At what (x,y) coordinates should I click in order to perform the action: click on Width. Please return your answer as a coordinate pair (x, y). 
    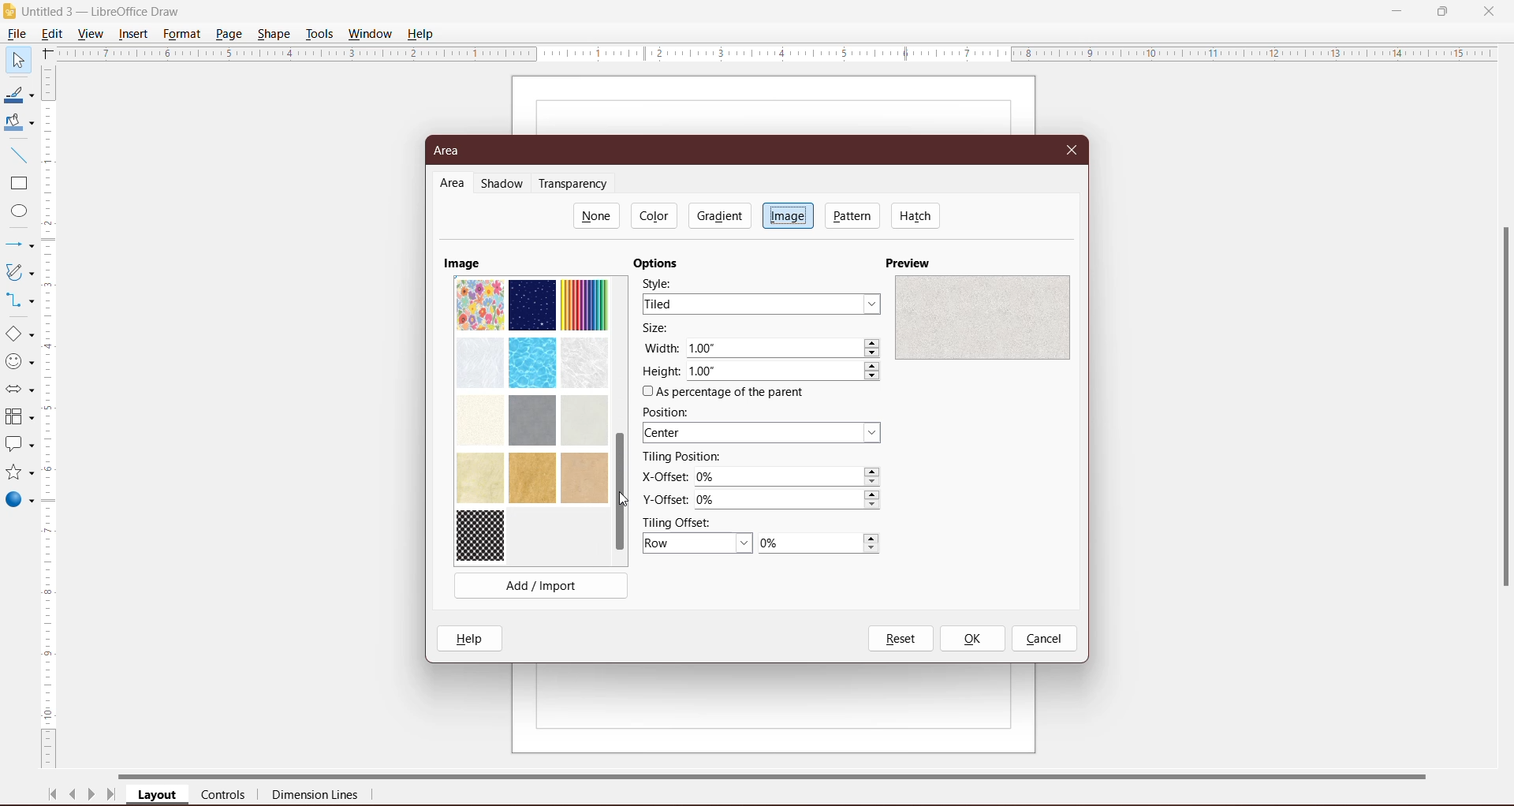
    Looking at the image, I should click on (661, 347).